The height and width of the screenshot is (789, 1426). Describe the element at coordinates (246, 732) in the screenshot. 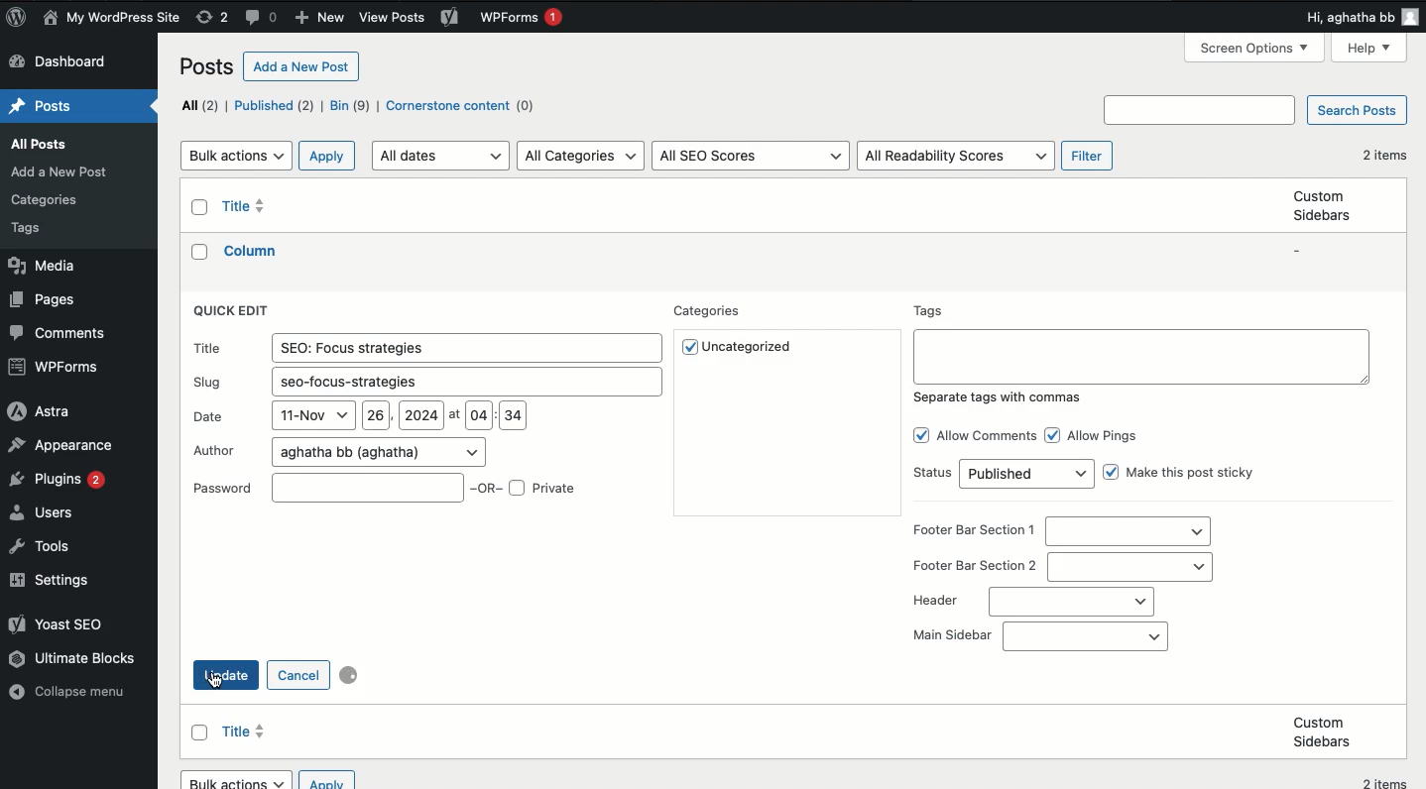

I see `Title` at that location.